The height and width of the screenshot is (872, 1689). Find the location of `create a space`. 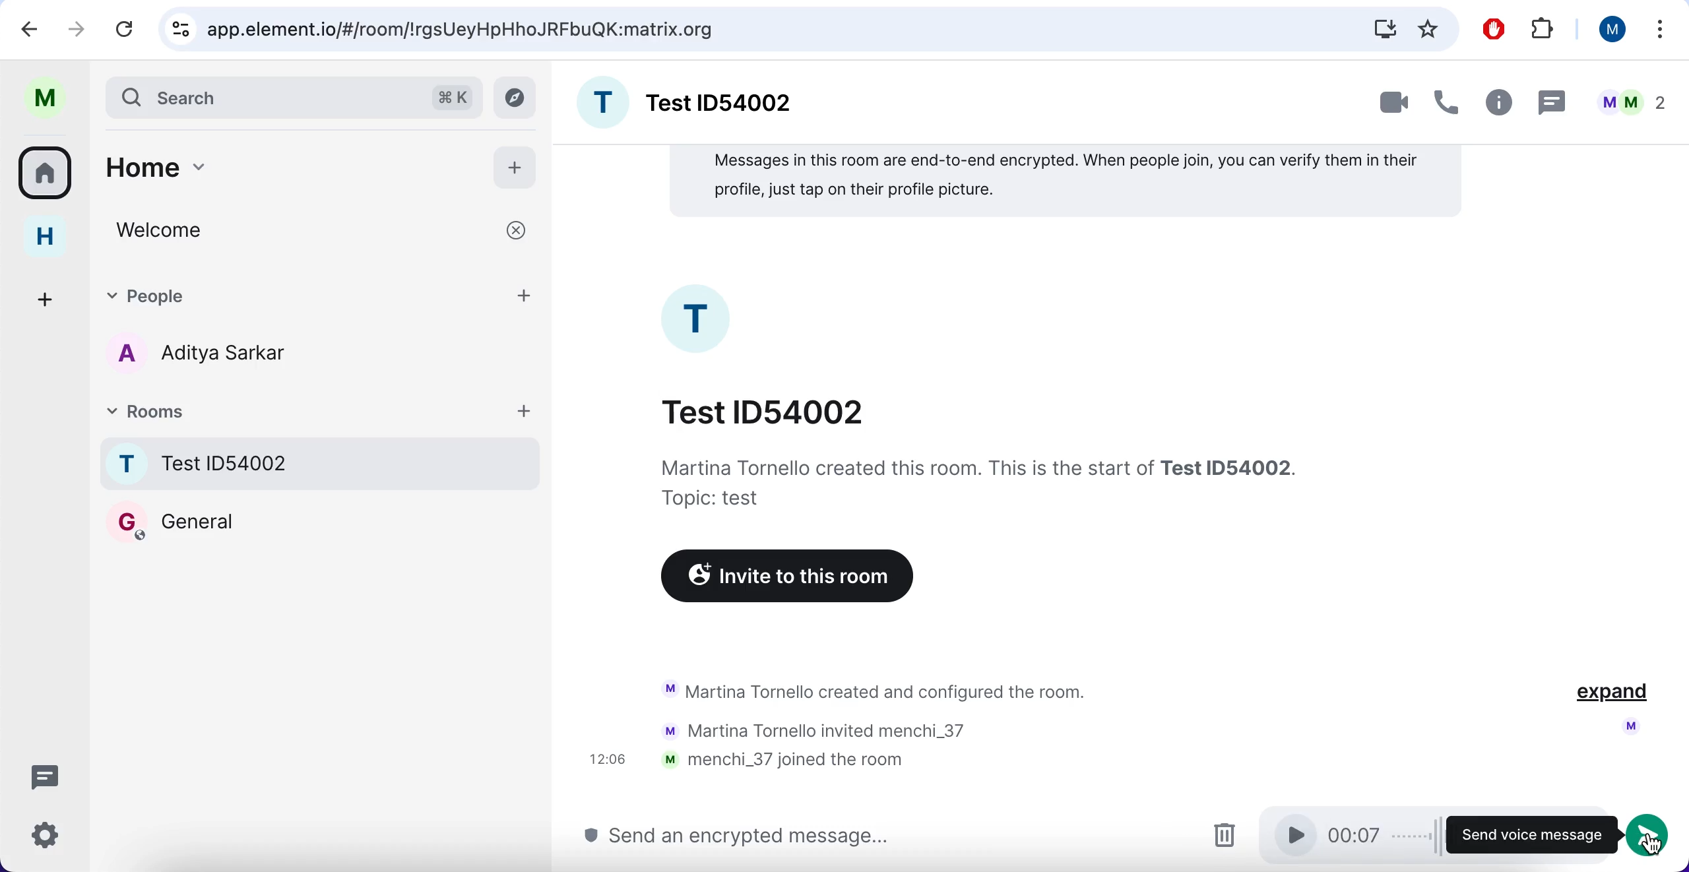

create a space is located at coordinates (48, 298).